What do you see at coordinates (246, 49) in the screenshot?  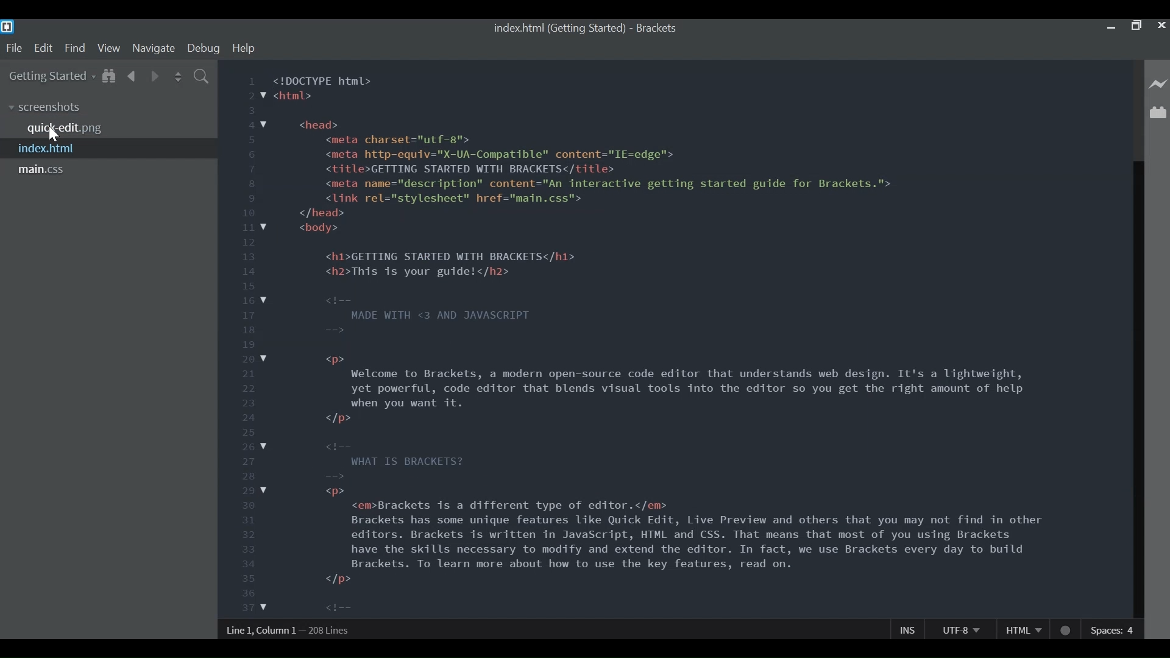 I see `Help` at bounding box center [246, 49].